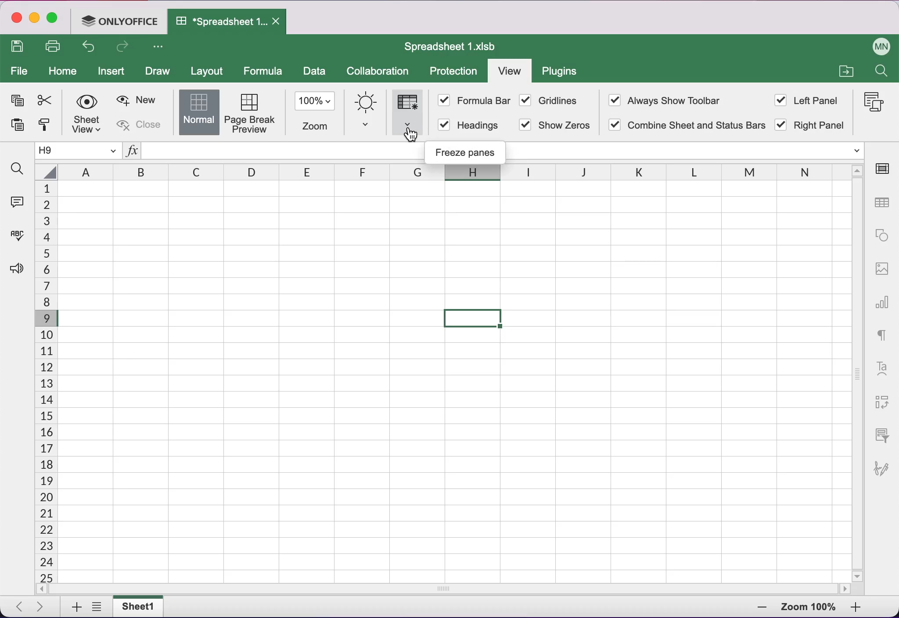  I want to click on zoom, so click(316, 113).